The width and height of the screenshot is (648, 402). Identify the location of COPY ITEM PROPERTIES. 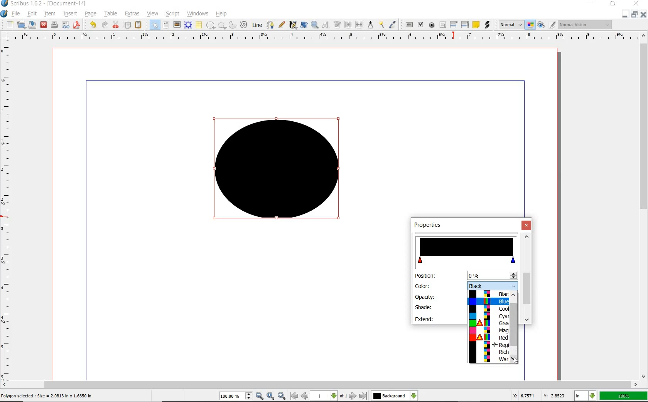
(381, 24).